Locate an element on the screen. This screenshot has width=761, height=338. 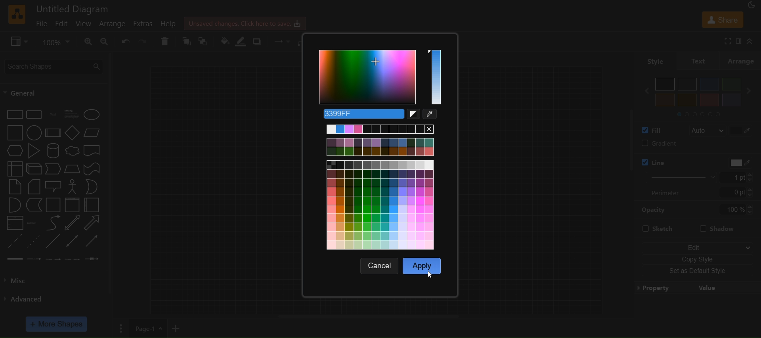
rounded rectangle is located at coordinates (34, 115).